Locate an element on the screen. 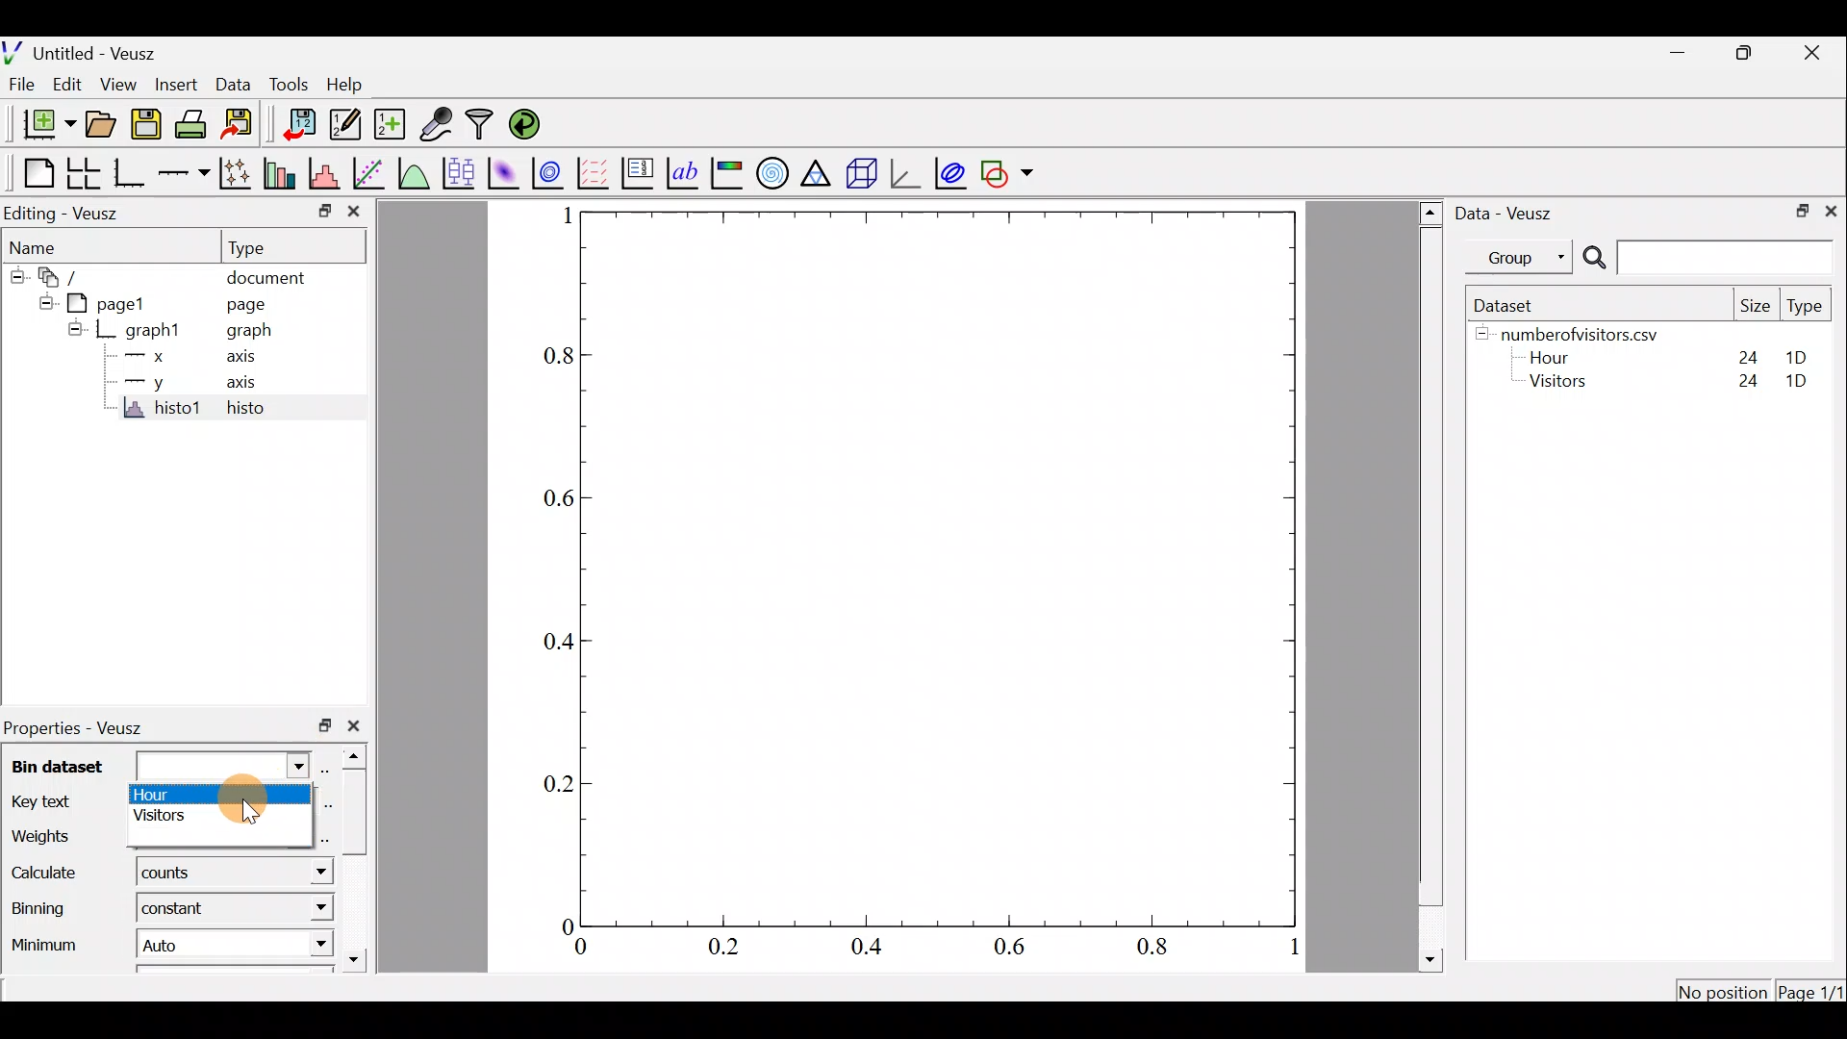 This screenshot has height=1039, width=1847. add a shape to the plot is located at coordinates (1008, 174).